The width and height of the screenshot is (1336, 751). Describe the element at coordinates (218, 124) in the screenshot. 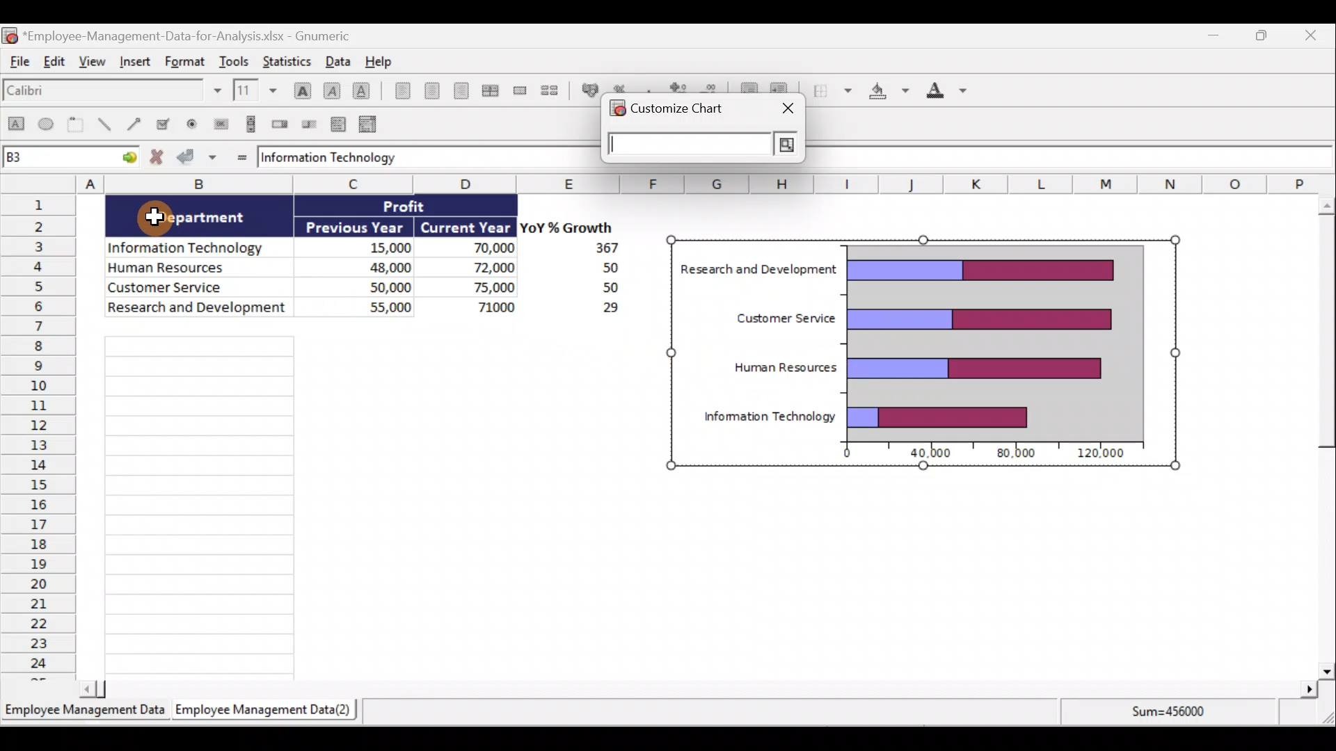

I see `Create a button` at that location.